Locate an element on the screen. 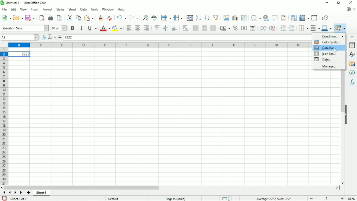 The height and width of the screenshot is (201, 357). Insert comment is located at coordinates (274, 18).